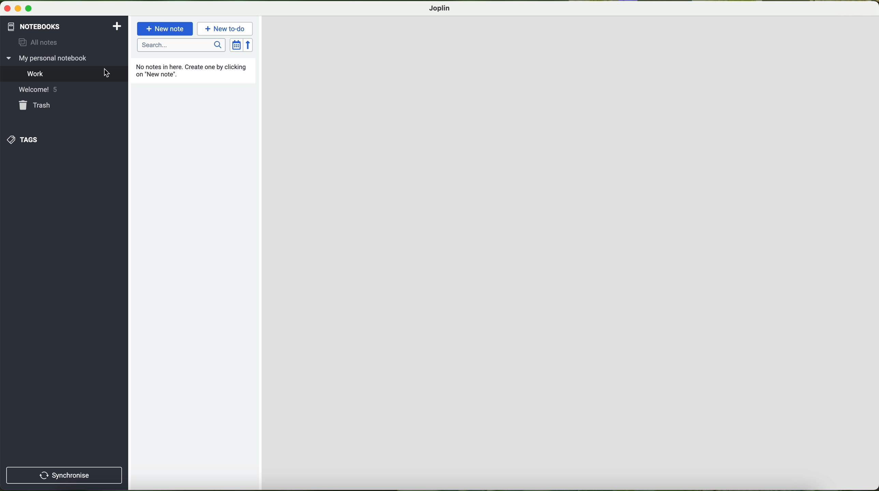 This screenshot has width=879, height=491. I want to click on no notes in here. create one by clicking new note, so click(193, 70).